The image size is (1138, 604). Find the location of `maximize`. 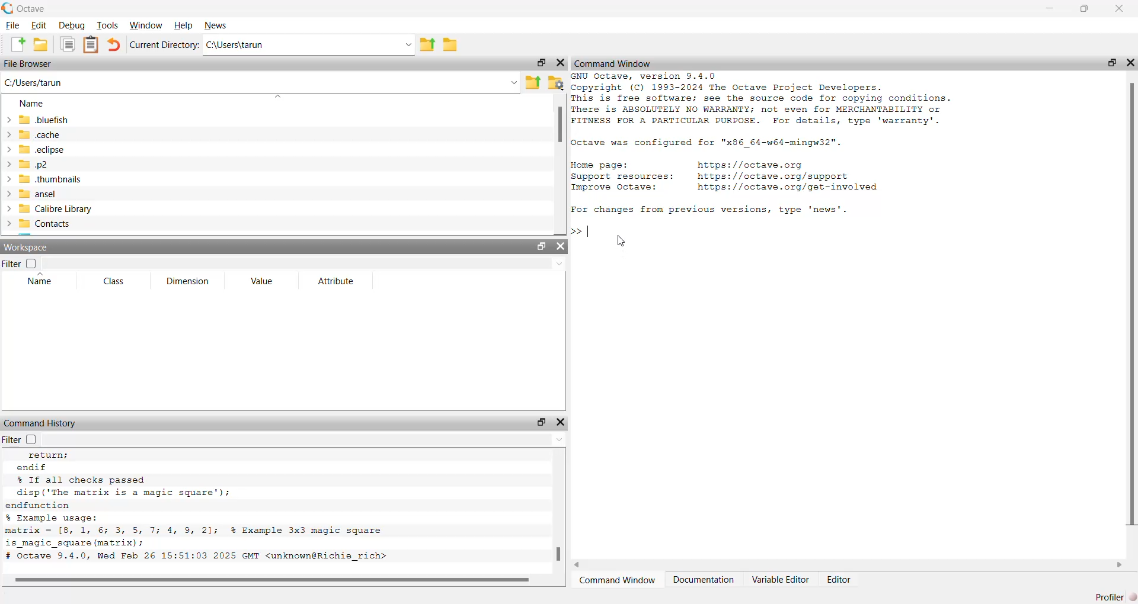

maximize is located at coordinates (1111, 62).